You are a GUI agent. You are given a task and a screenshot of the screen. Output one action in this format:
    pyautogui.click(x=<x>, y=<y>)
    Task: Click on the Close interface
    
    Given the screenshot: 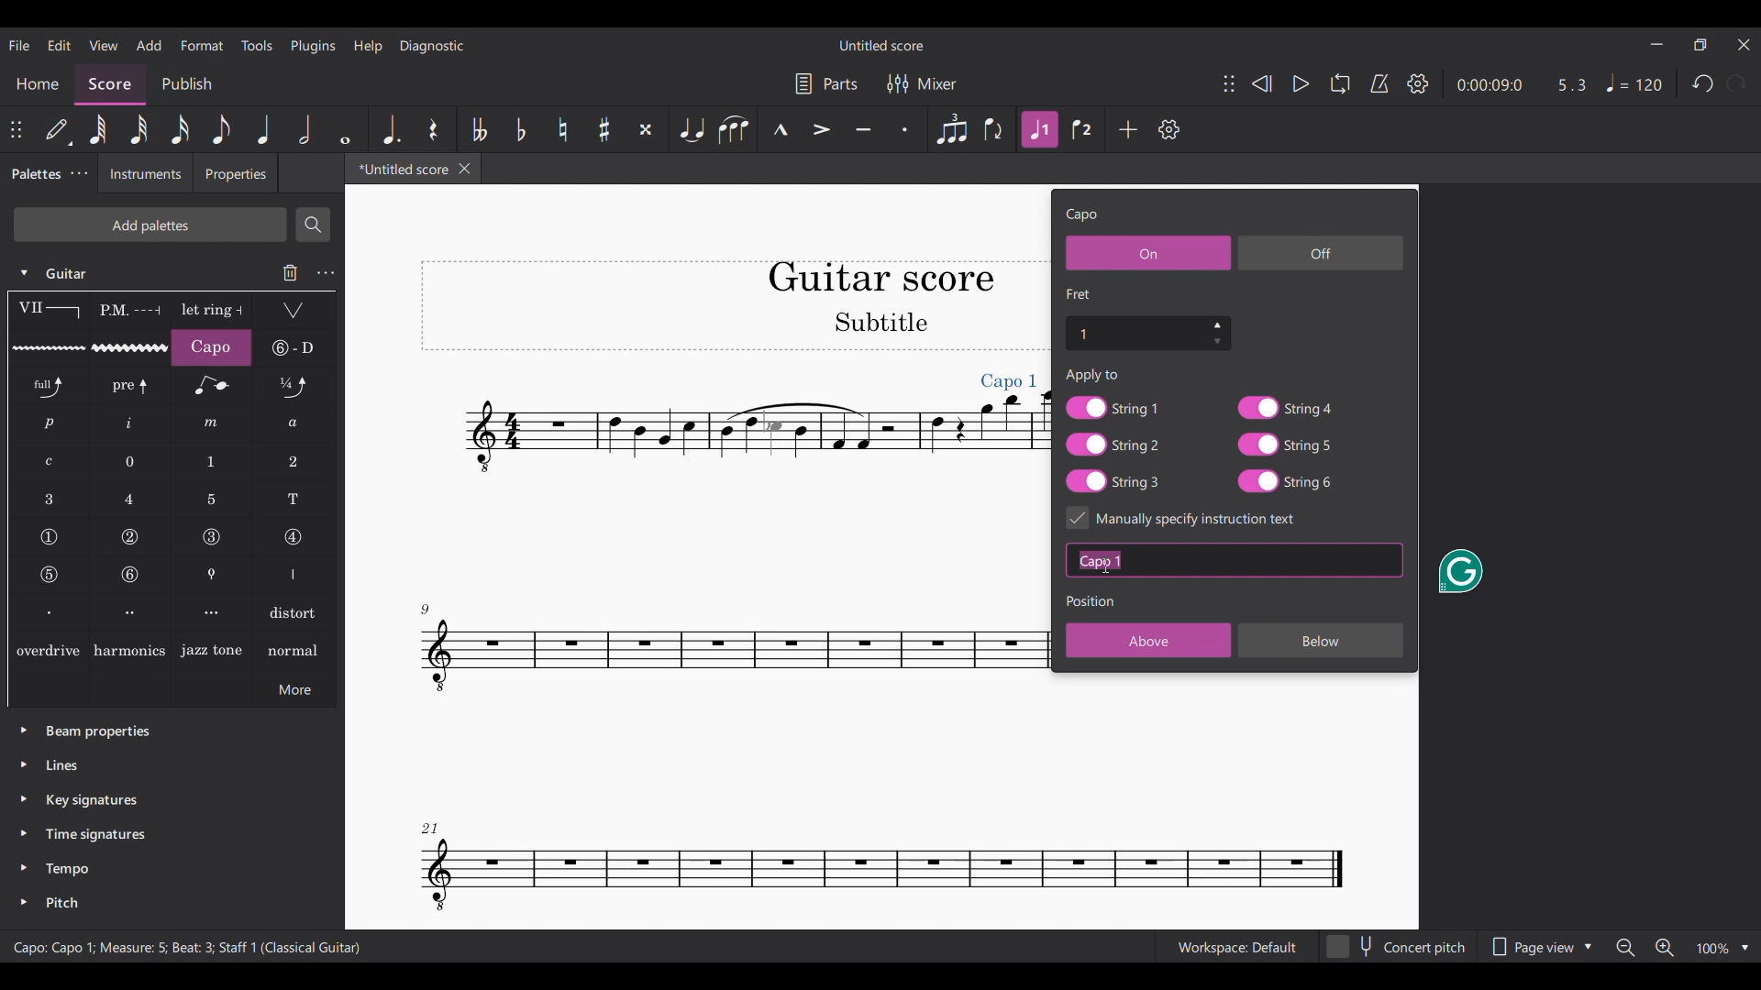 What is the action you would take?
    pyautogui.click(x=1744, y=45)
    